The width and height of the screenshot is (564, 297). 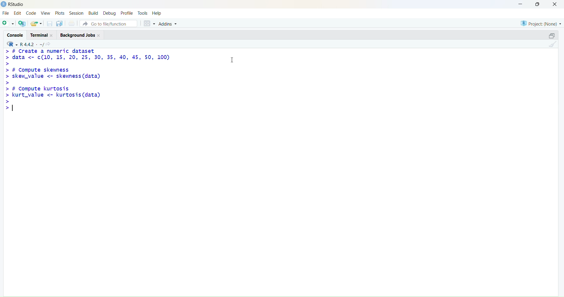 I want to click on Close, so click(x=556, y=6).